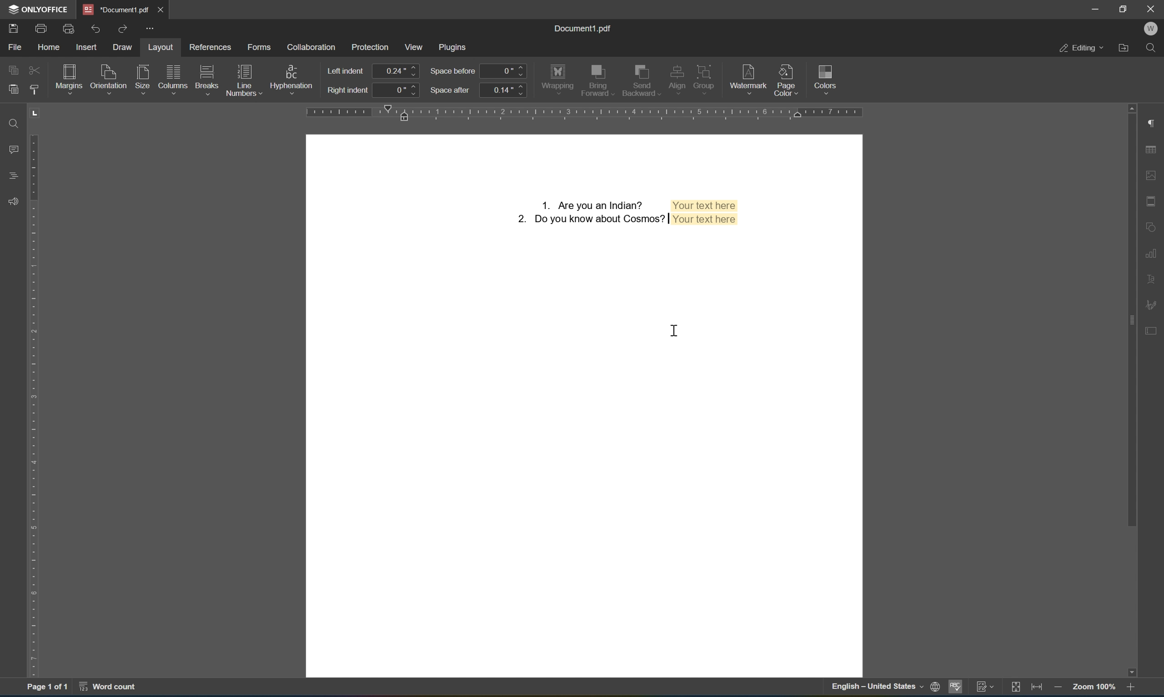 This screenshot has height=697, width=1164. What do you see at coordinates (1154, 305) in the screenshot?
I see `signature settings` at bounding box center [1154, 305].